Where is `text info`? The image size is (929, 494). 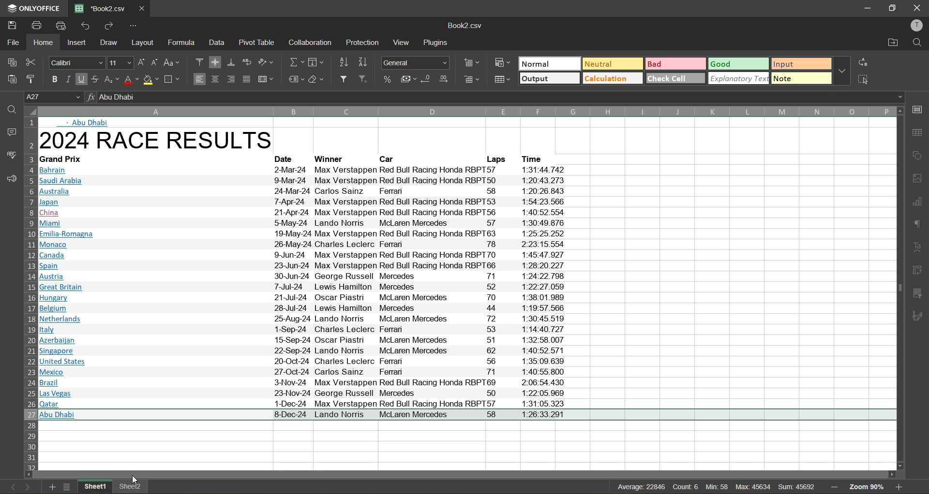 text info is located at coordinates (390, 159).